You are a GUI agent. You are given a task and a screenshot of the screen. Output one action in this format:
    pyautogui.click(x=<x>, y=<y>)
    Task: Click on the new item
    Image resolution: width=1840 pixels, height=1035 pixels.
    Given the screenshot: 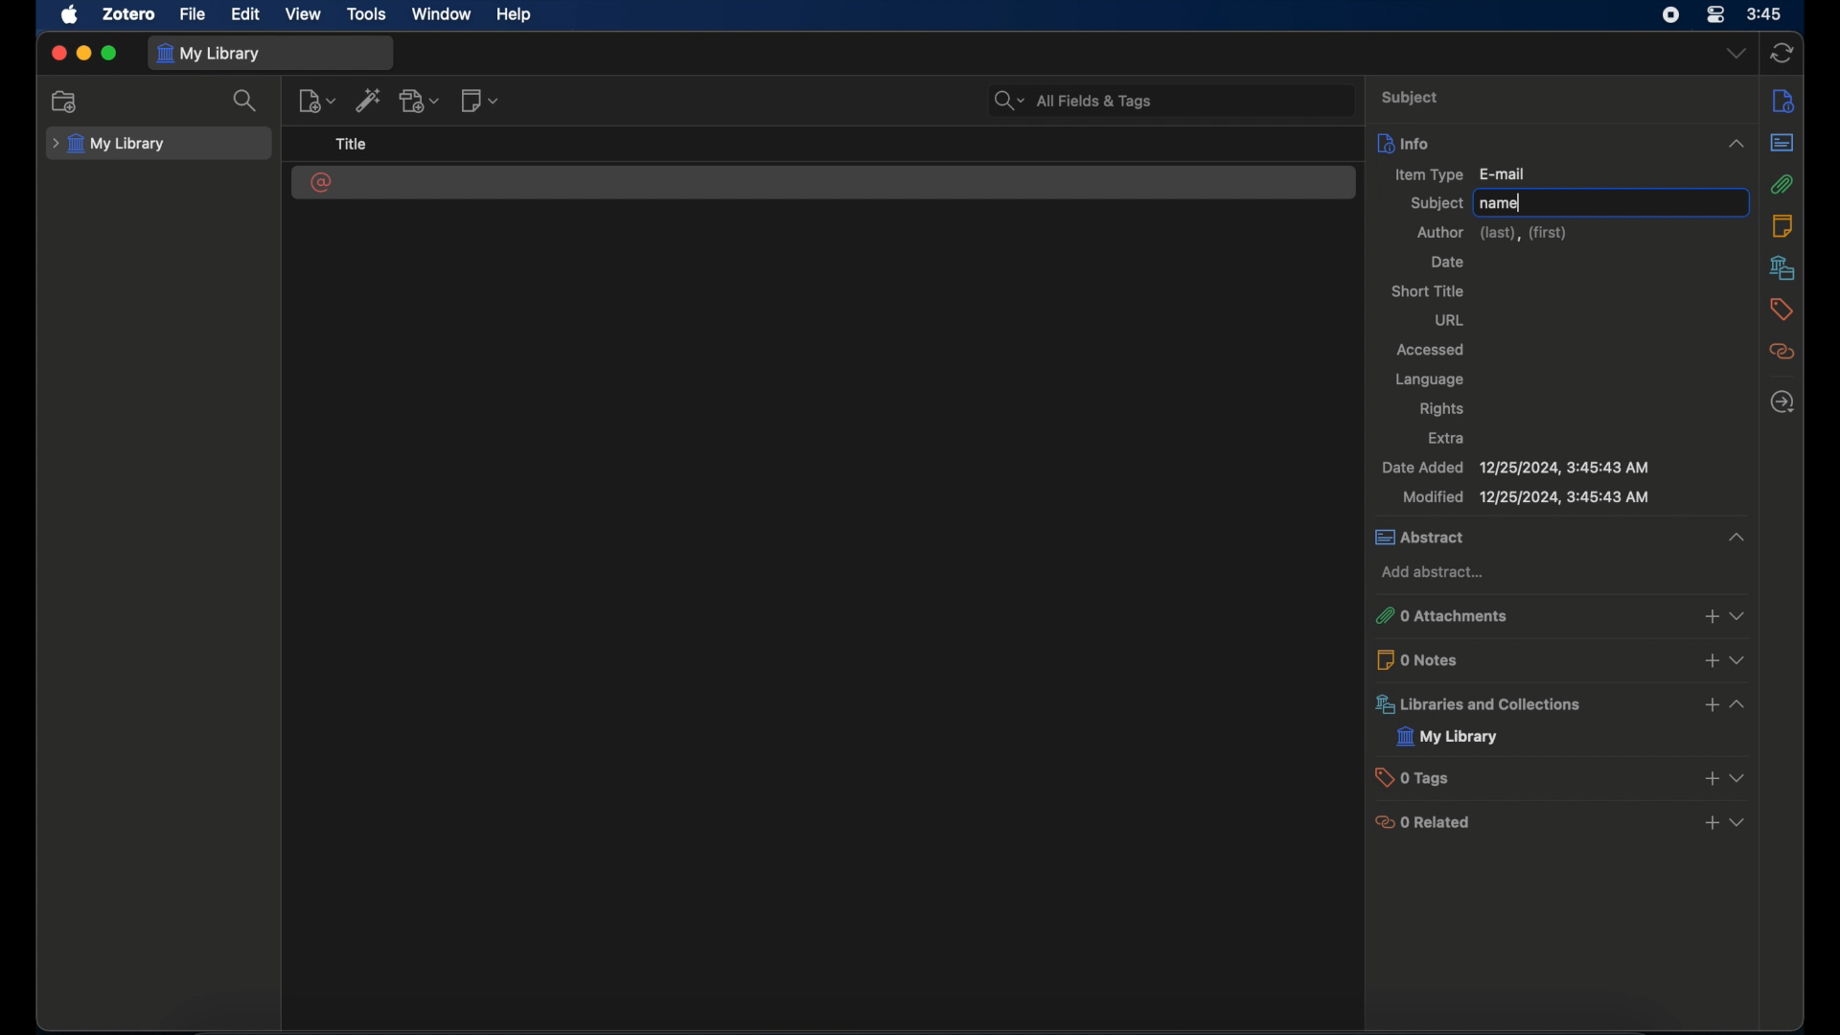 What is the action you would take?
    pyautogui.click(x=317, y=102)
    